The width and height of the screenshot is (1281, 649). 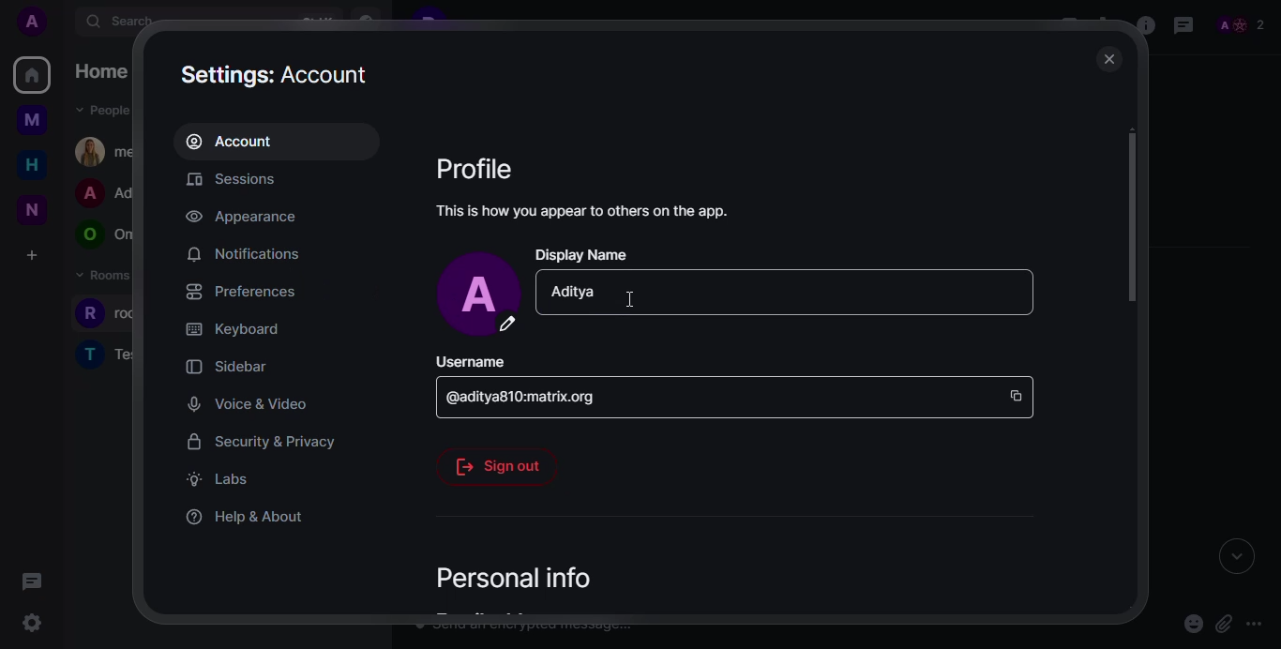 What do you see at coordinates (1145, 26) in the screenshot?
I see `info` at bounding box center [1145, 26].